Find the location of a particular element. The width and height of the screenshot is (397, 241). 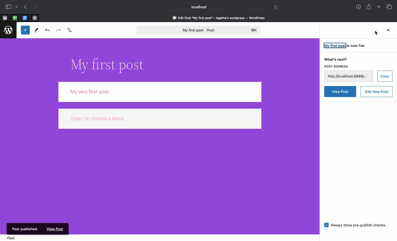

is now live. is located at coordinates (357, 45).